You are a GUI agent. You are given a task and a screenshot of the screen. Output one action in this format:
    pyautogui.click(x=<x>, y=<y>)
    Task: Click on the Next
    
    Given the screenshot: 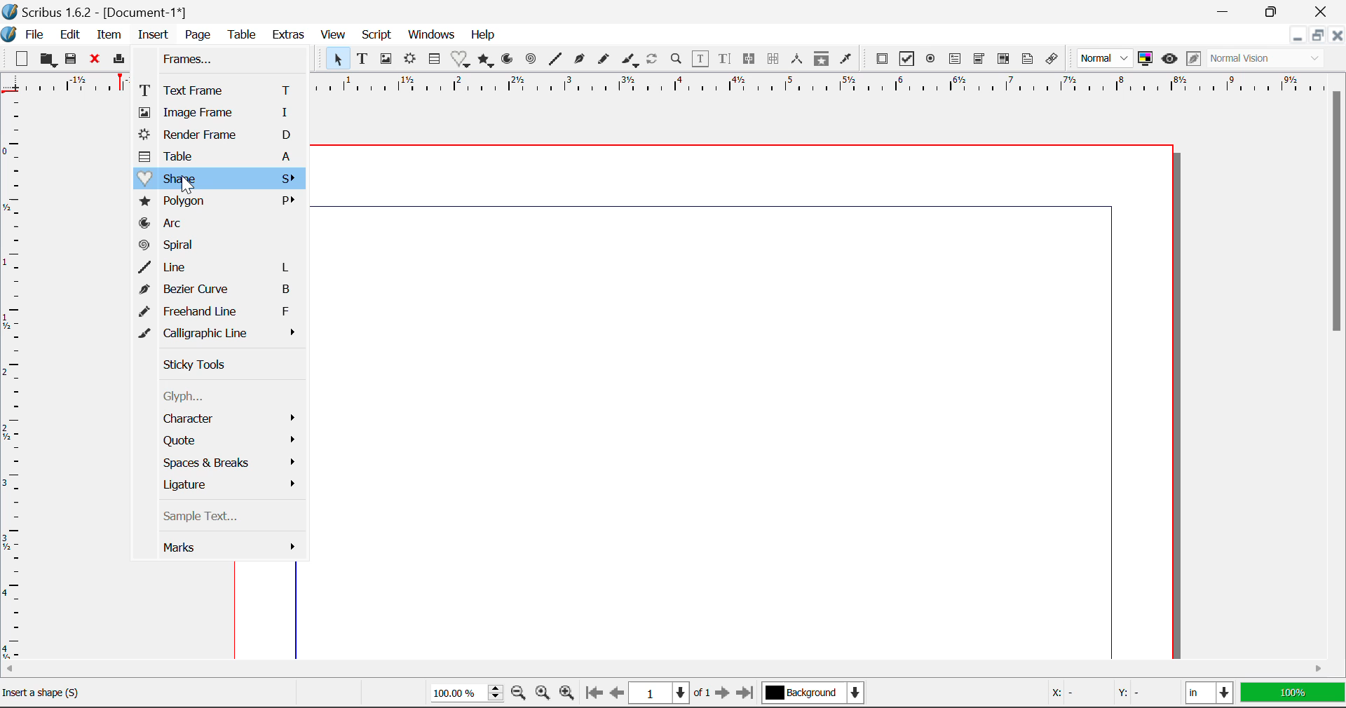 What is the action you would take?
    pyautogui.click(x=723, y=694)
    